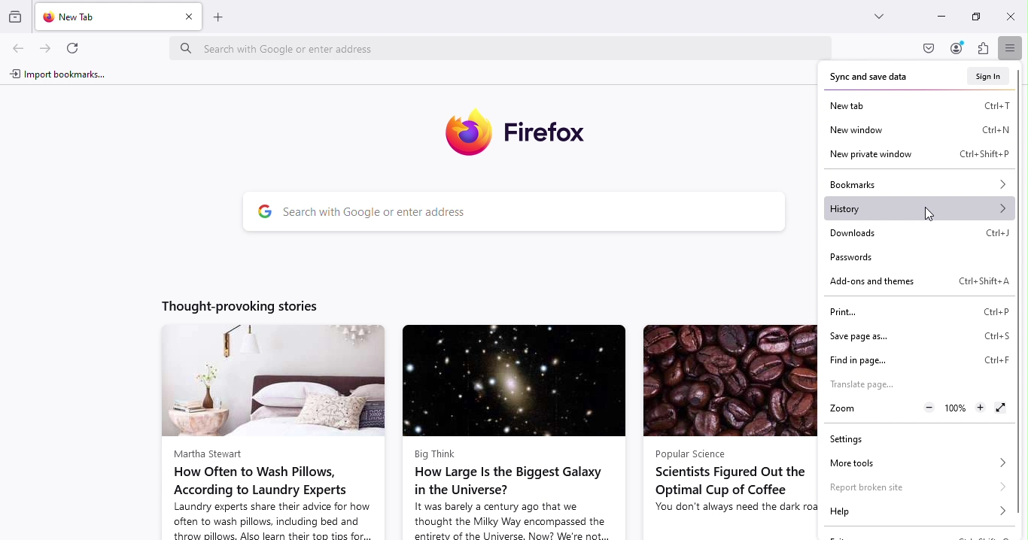 The width and height of the screenshot is (1028, 540). Describe the element at coordinates (106, 18) in the screenshot. I see `New tab` at that location.